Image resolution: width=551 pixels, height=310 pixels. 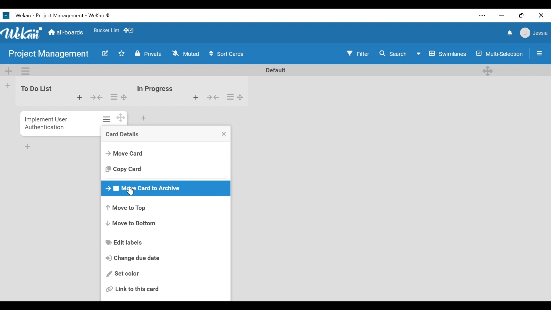 I want to click on Add card bottom of list, so click(x=144, y=118).